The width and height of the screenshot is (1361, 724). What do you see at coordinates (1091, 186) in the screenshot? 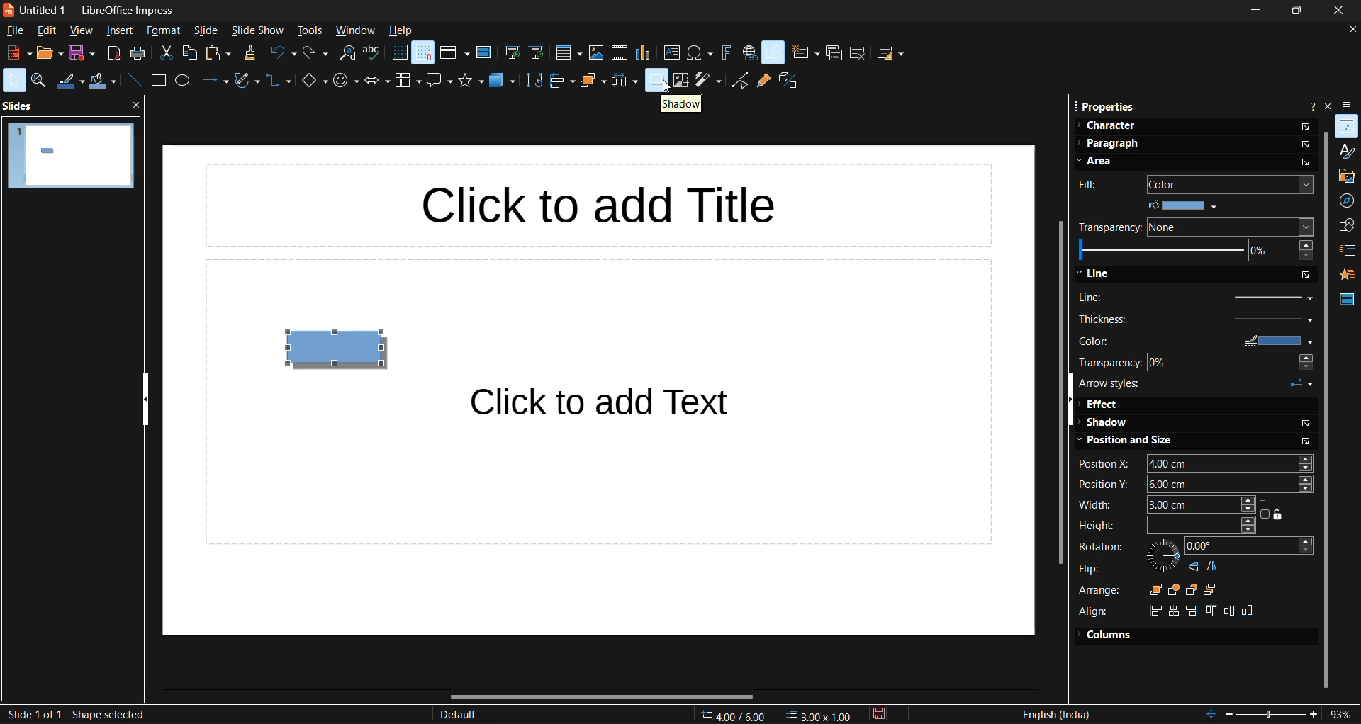
I see `fill` at bounding box center [1091, 186].